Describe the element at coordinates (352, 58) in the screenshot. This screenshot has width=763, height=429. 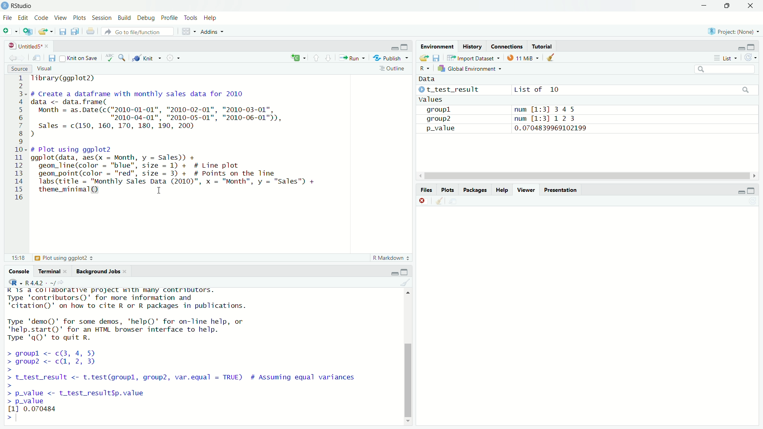
I see `Run ` at that location.